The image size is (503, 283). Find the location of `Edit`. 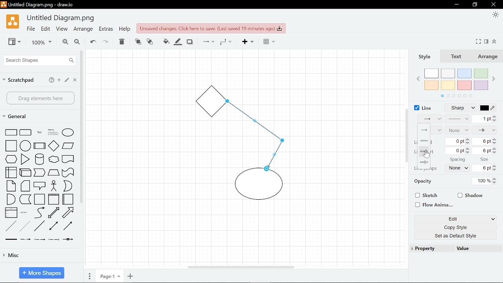

Edit is located at coordinates (46, 30).